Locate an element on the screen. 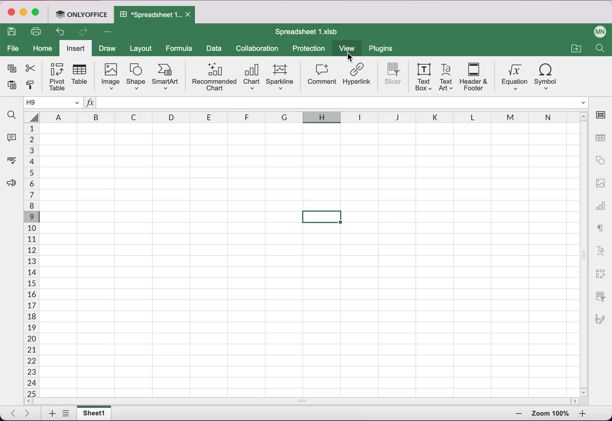  protection is located at coordinates (309, 49).